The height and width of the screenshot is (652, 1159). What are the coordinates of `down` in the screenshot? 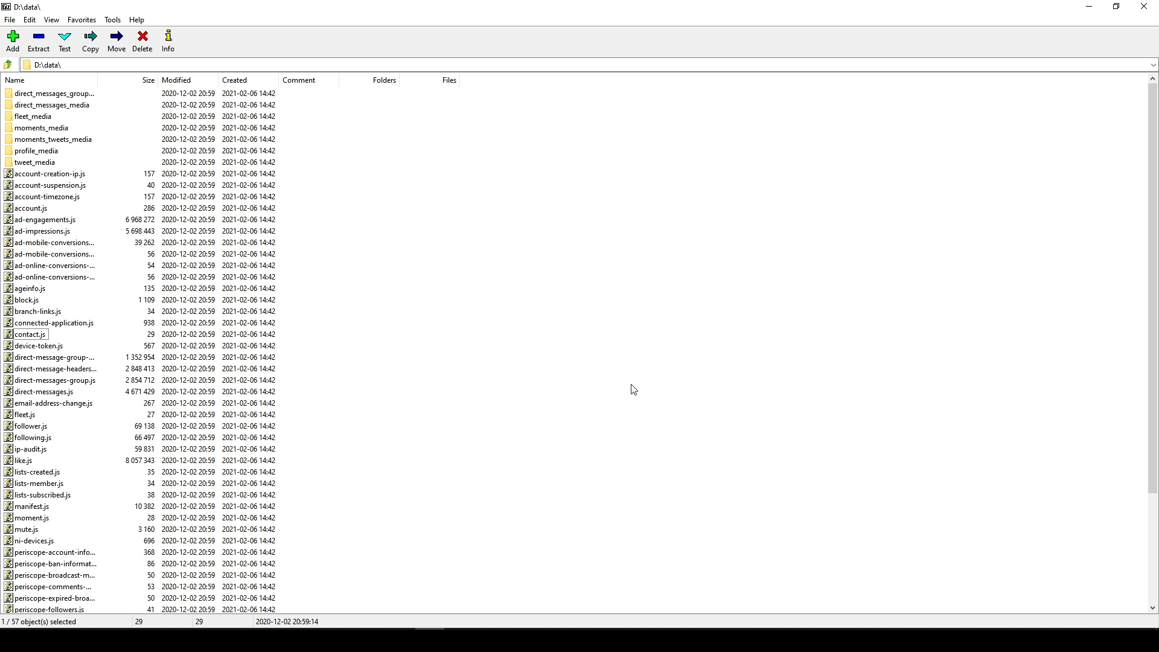 It's located at (1142, 69).